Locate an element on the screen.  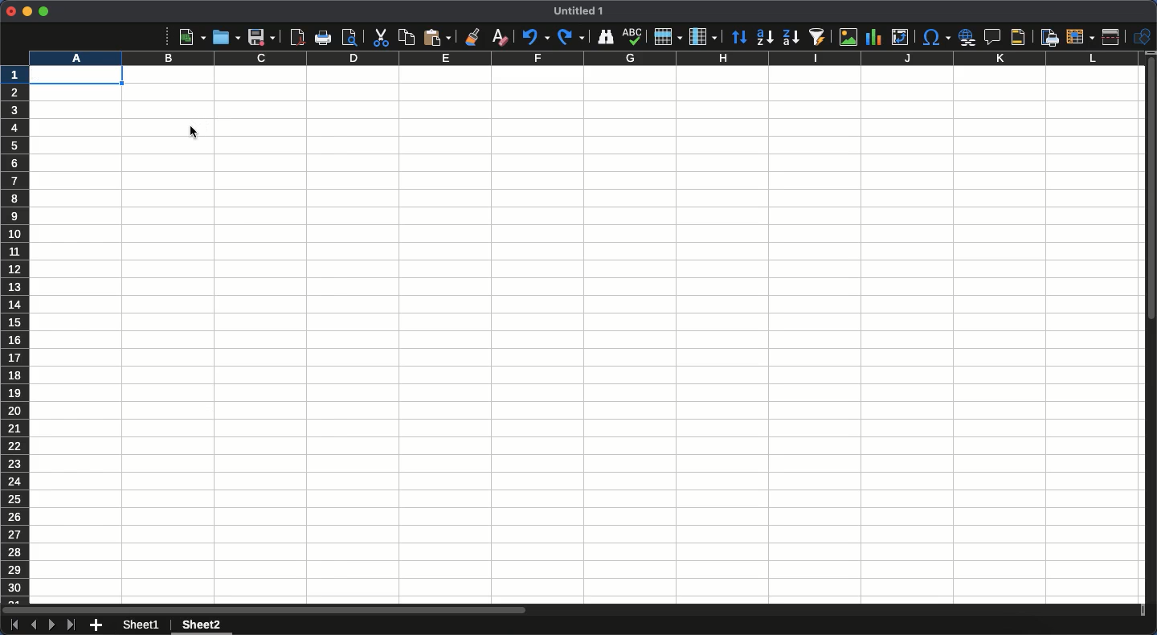
Sheet 2 is located at coordinates (199, 626).